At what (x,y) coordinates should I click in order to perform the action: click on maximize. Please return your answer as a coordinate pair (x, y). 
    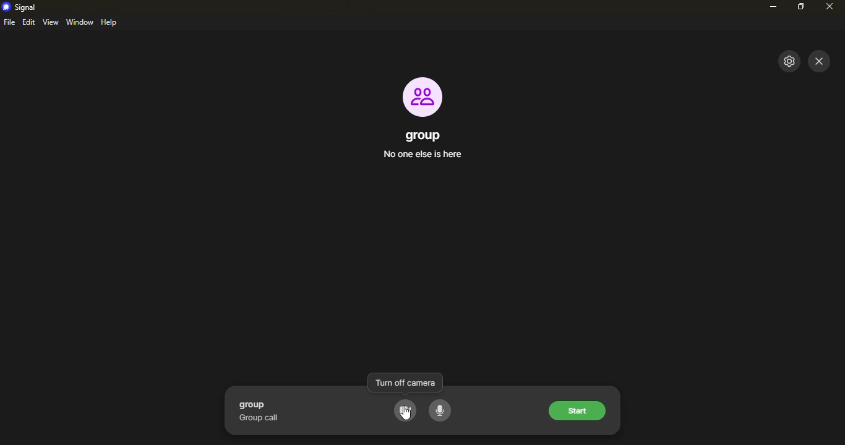
    Looking at the image, I should click on (800, 6).